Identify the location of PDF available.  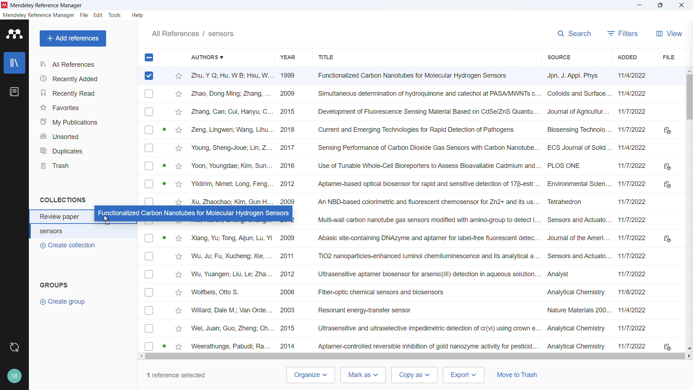
(164, 165).